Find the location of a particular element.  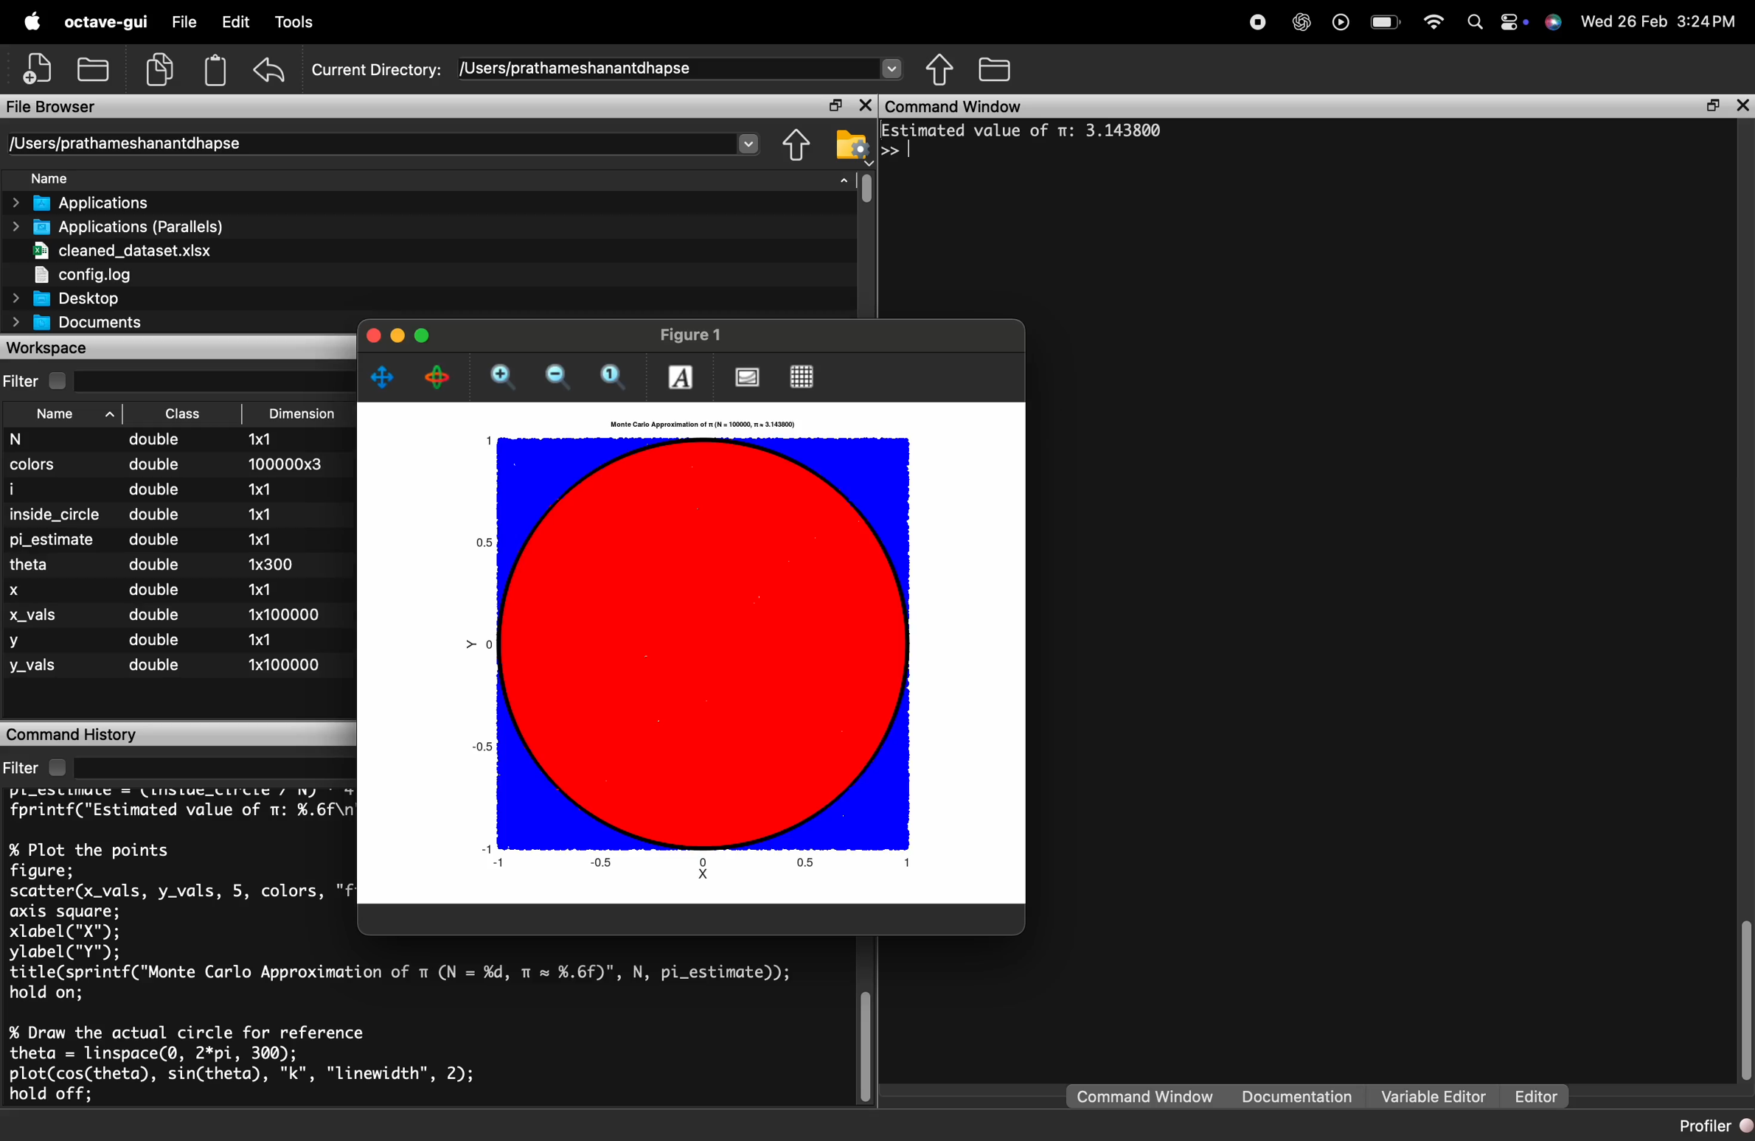

New Line is located at coordinates (890, 150).